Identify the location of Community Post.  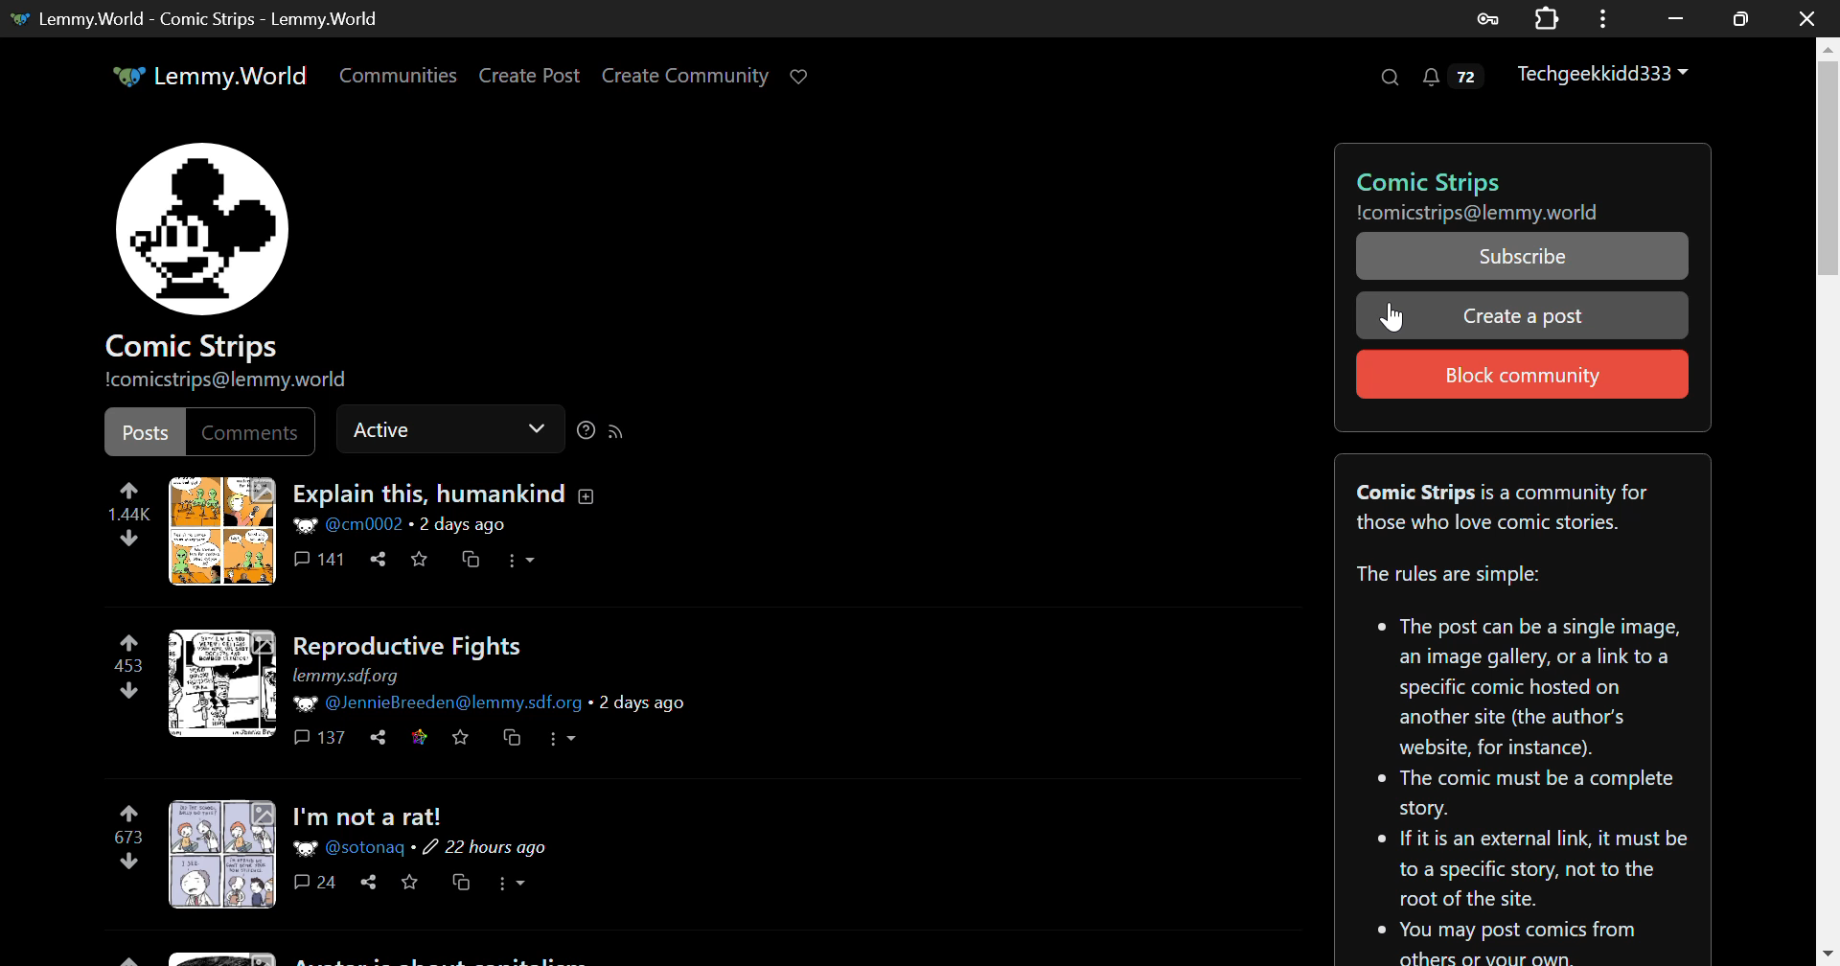
(393, 955).